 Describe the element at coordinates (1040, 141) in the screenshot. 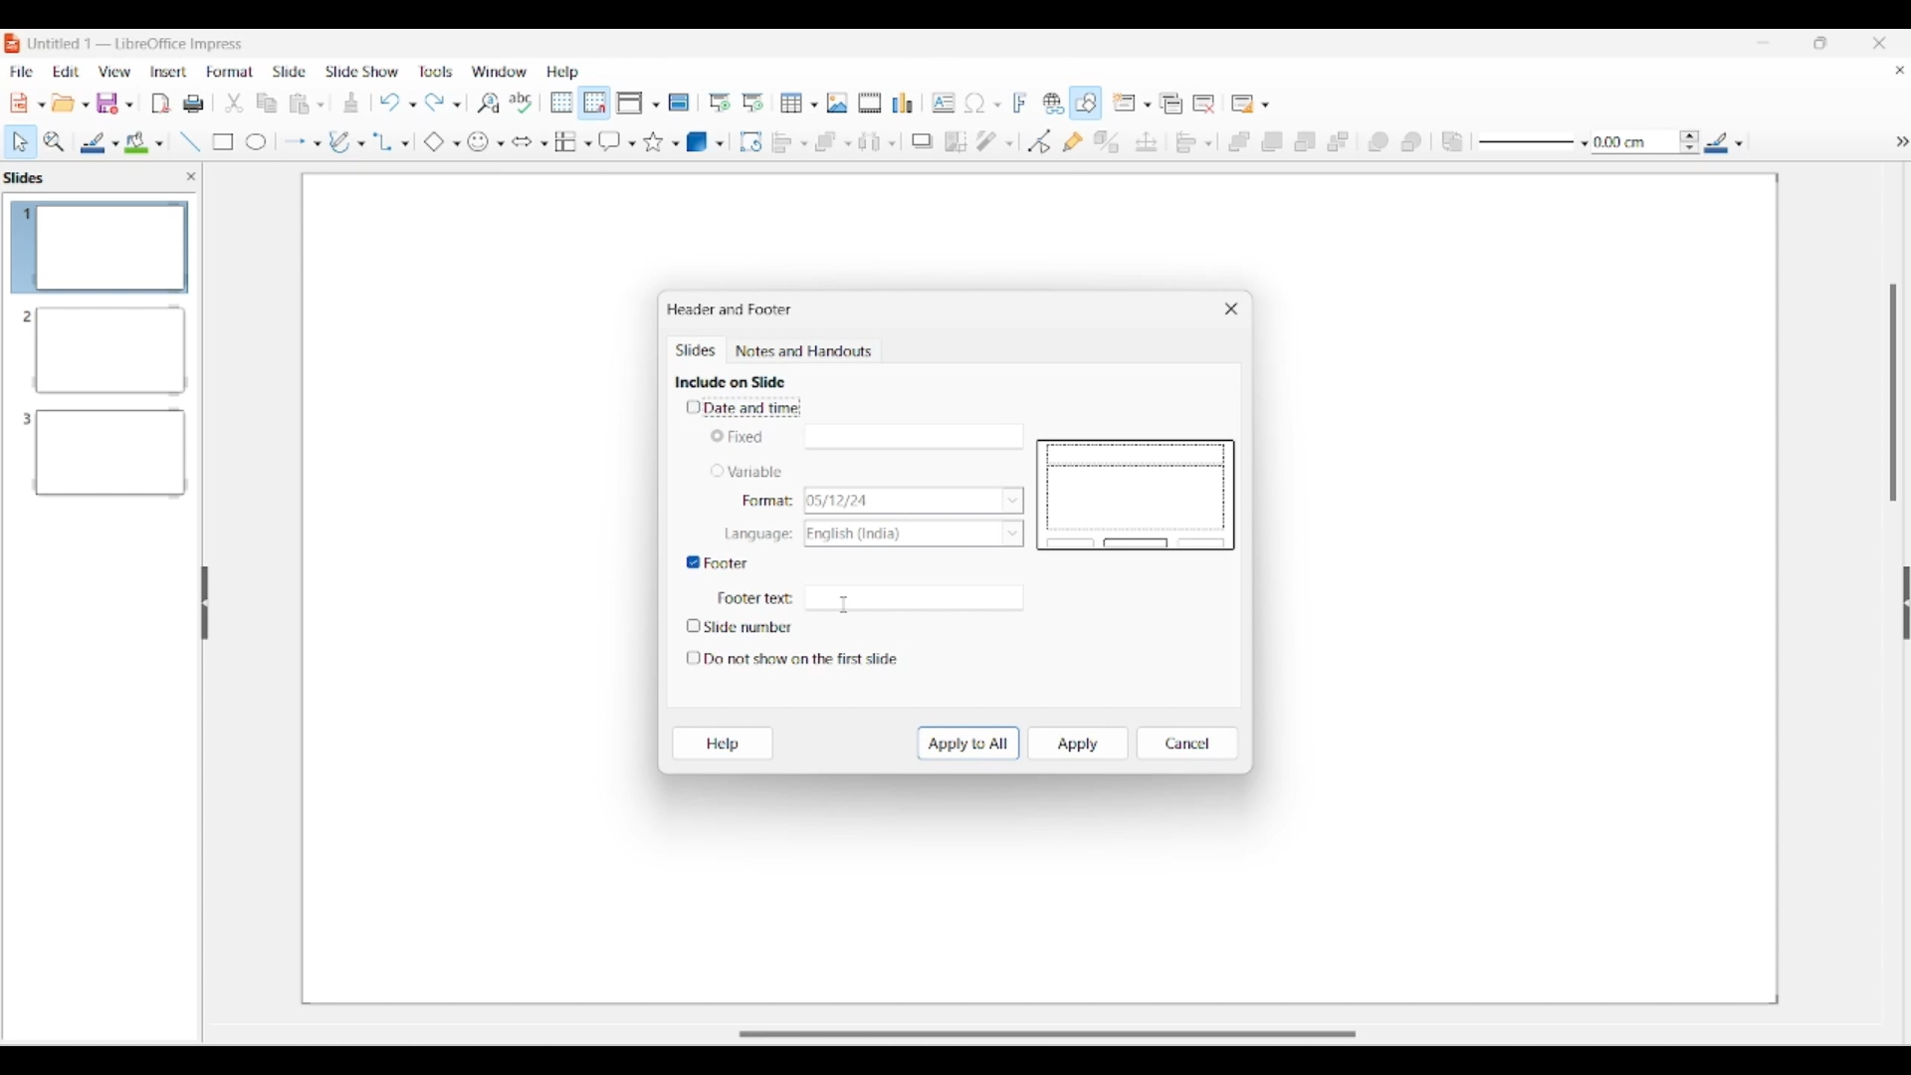

I see `Toggle point edit mode` at that location.